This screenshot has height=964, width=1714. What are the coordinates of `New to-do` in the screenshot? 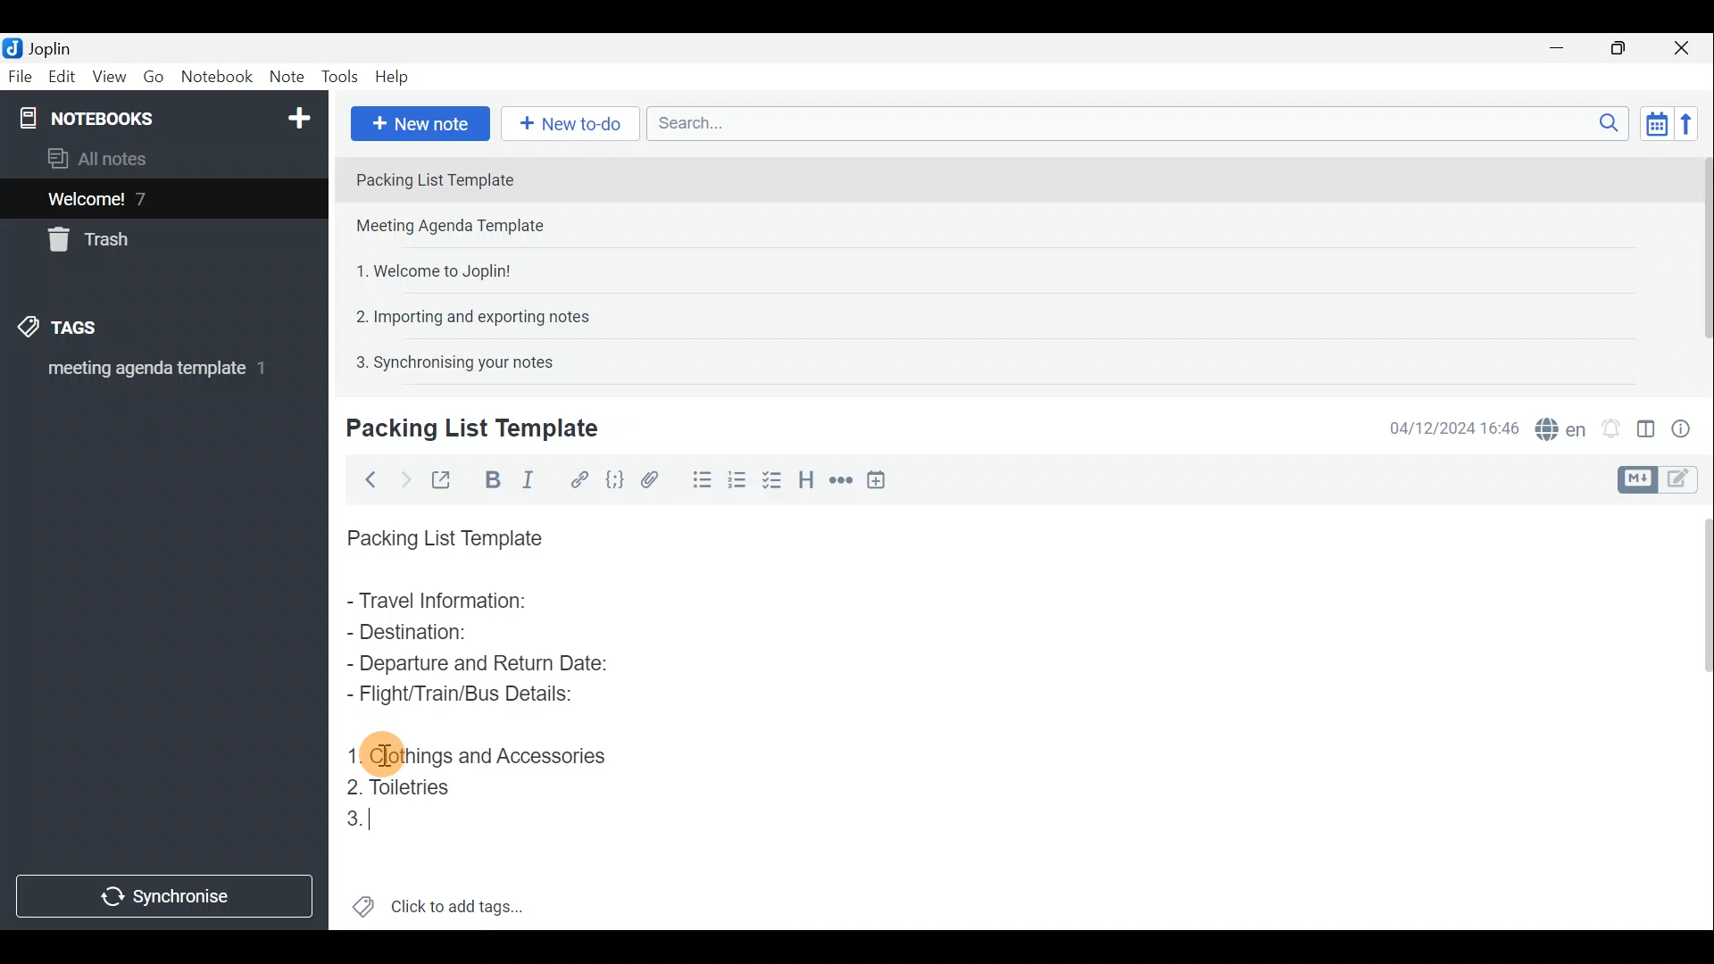 It's located at (571, 124).